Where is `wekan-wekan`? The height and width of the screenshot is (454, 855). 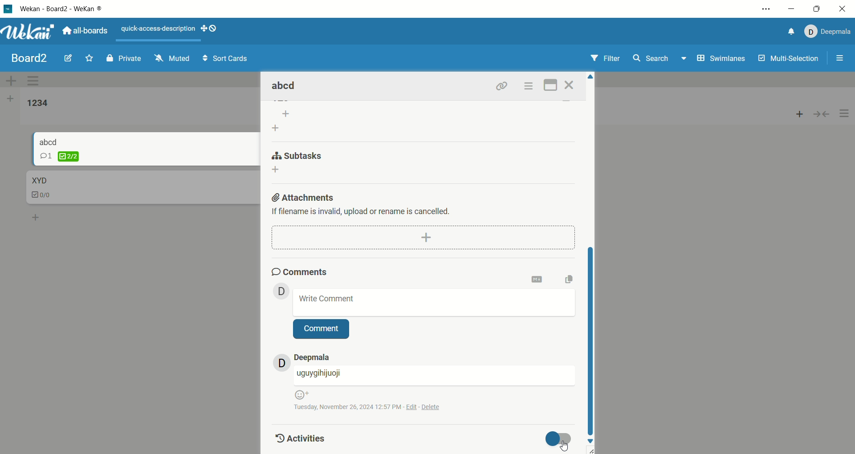 wekan-wekan is located at coordinates (61, 9).